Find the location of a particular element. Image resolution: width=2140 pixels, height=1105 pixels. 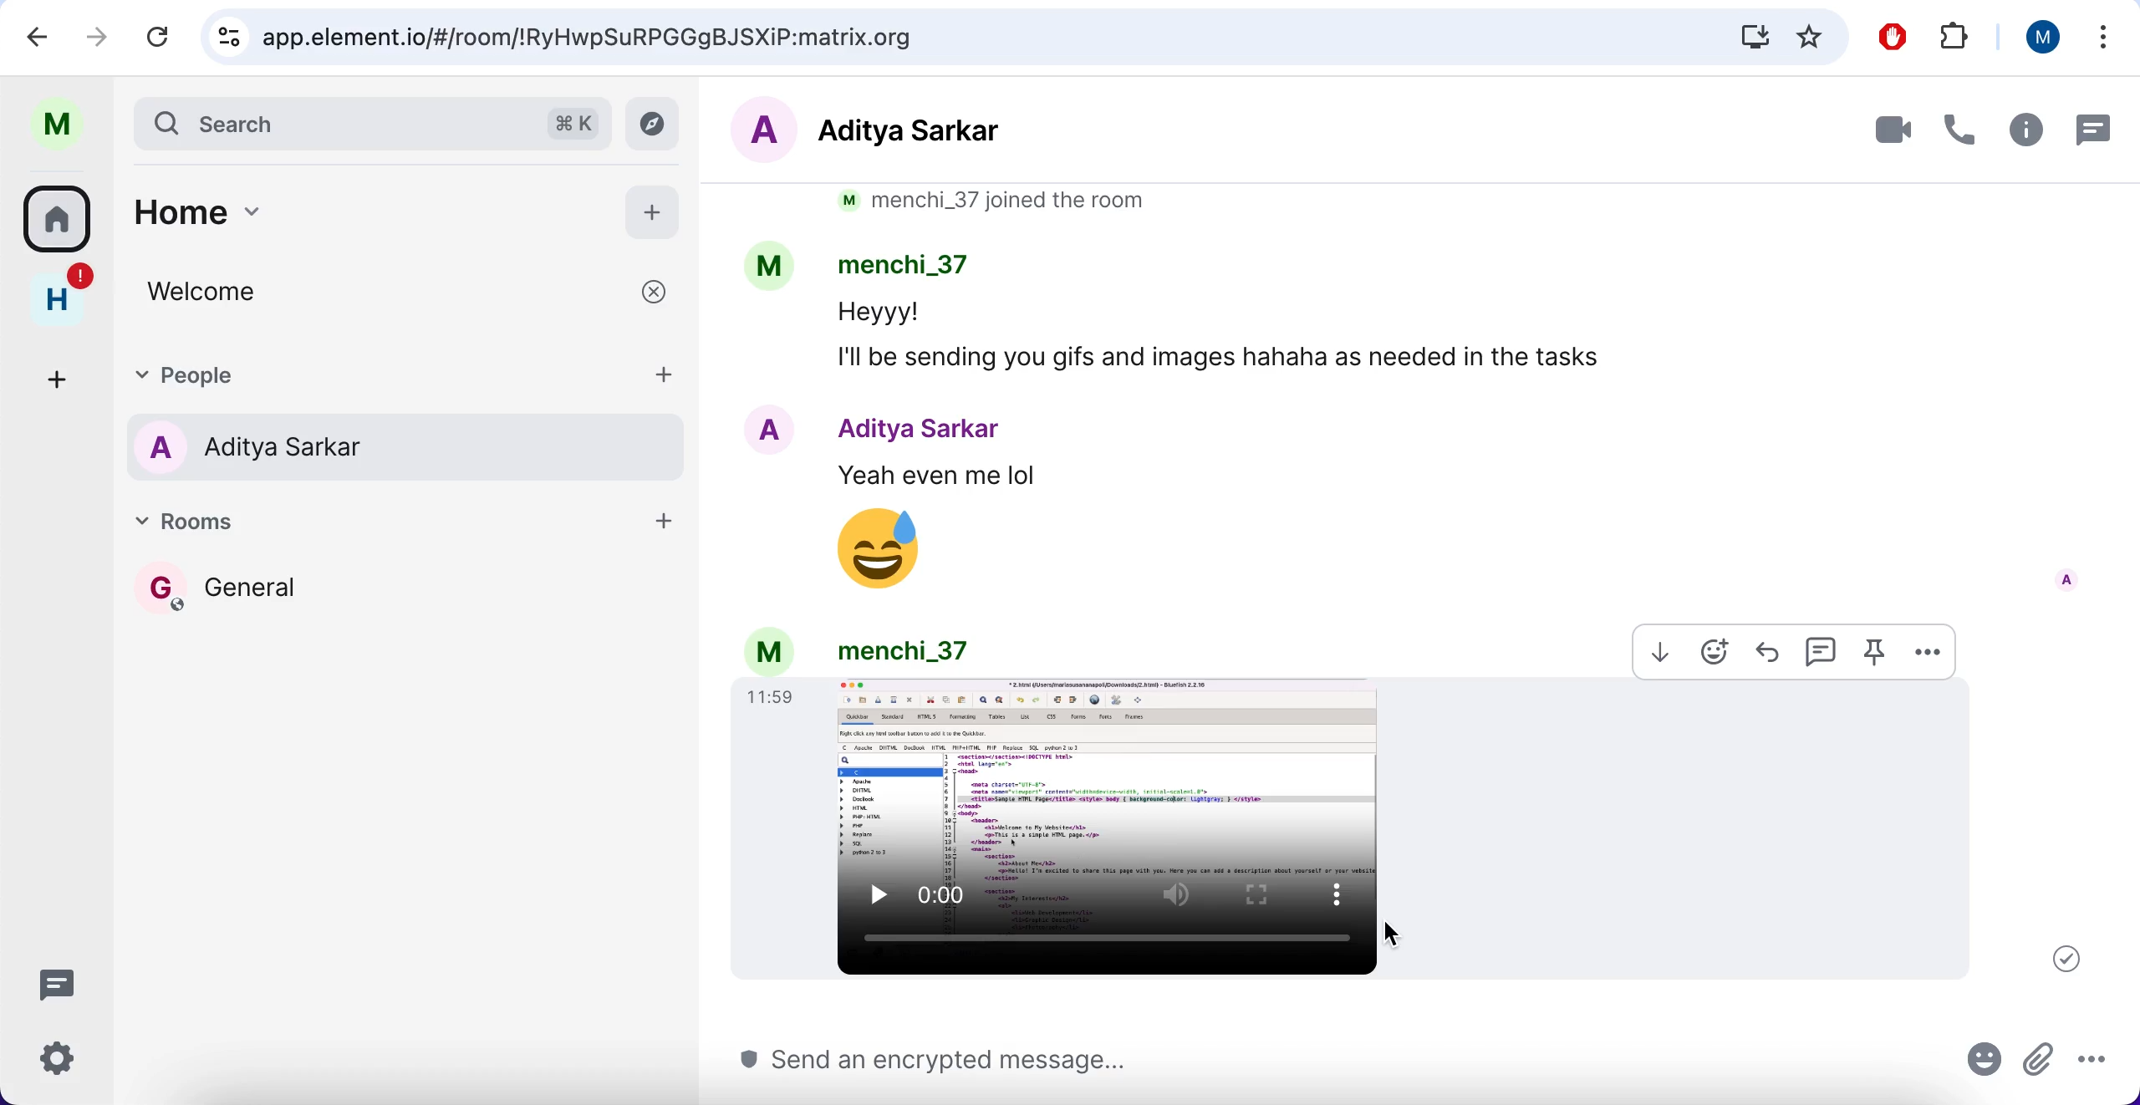

add people is located at coordinates (673, 379).